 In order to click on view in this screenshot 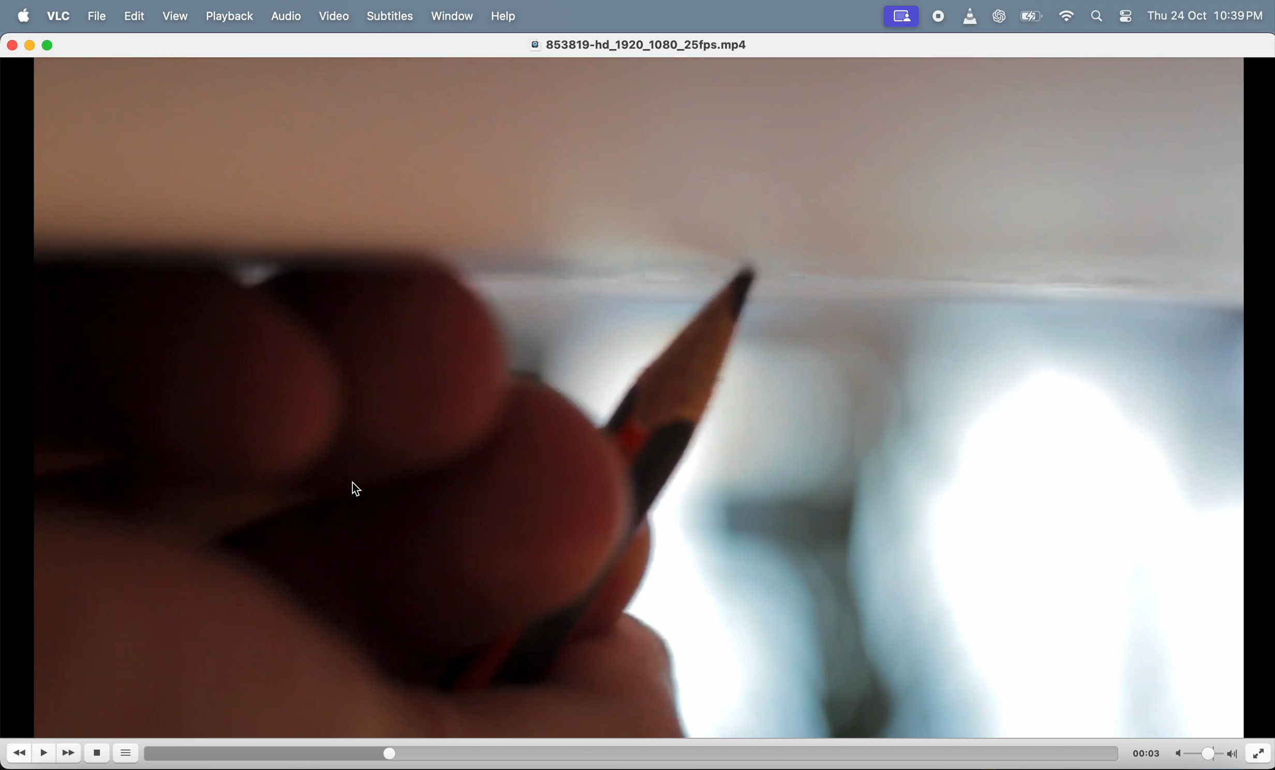, I will do `click(181, 17)`.